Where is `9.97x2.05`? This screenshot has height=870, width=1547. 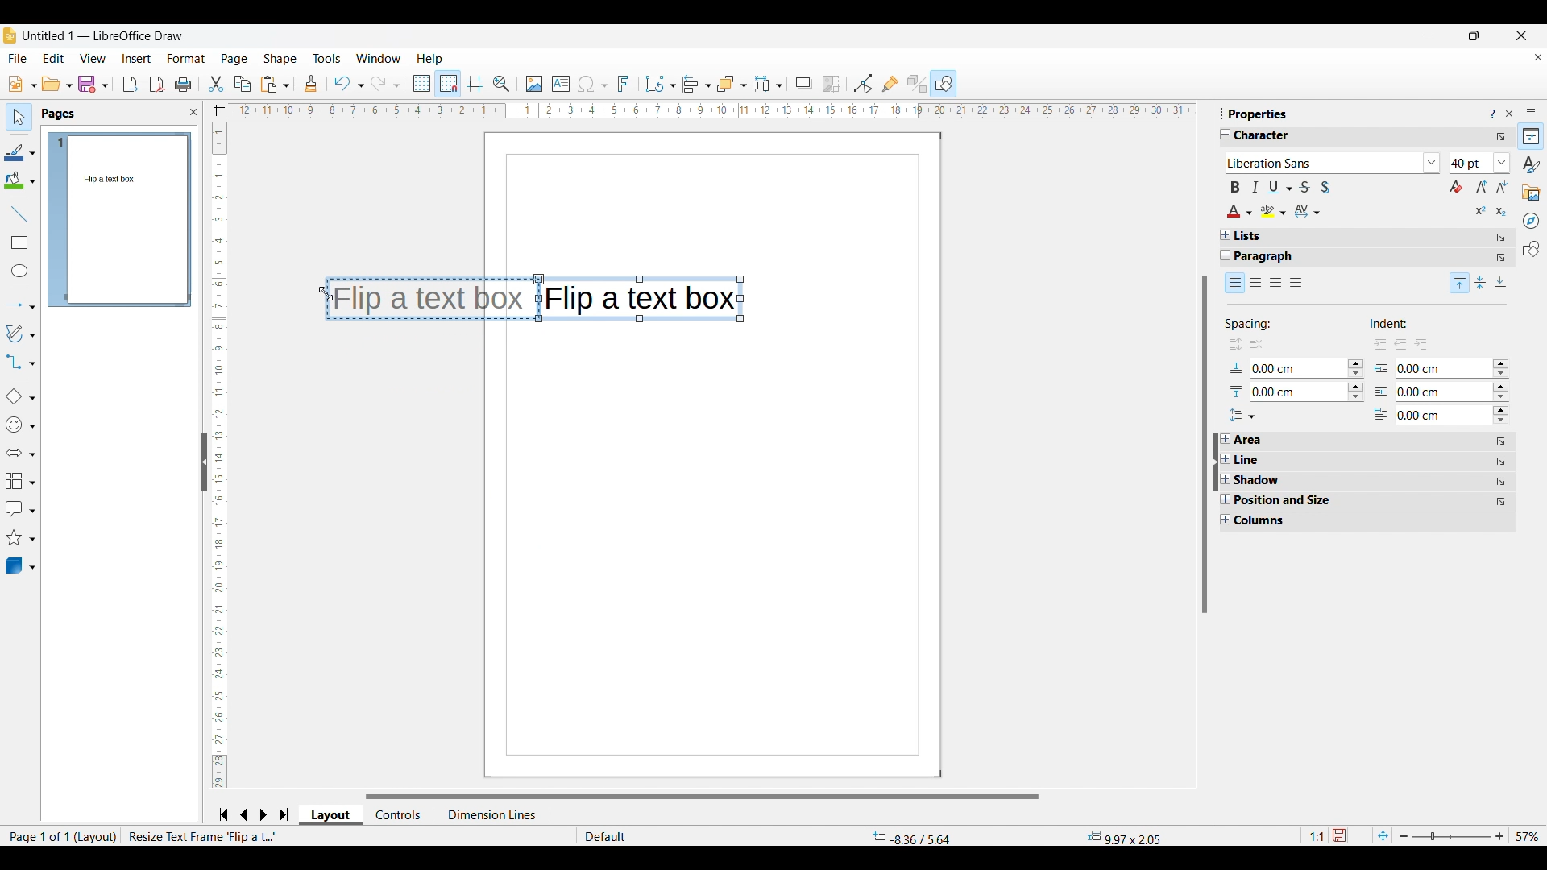
9.97x2.05 is located at coordinates (1127, 837).